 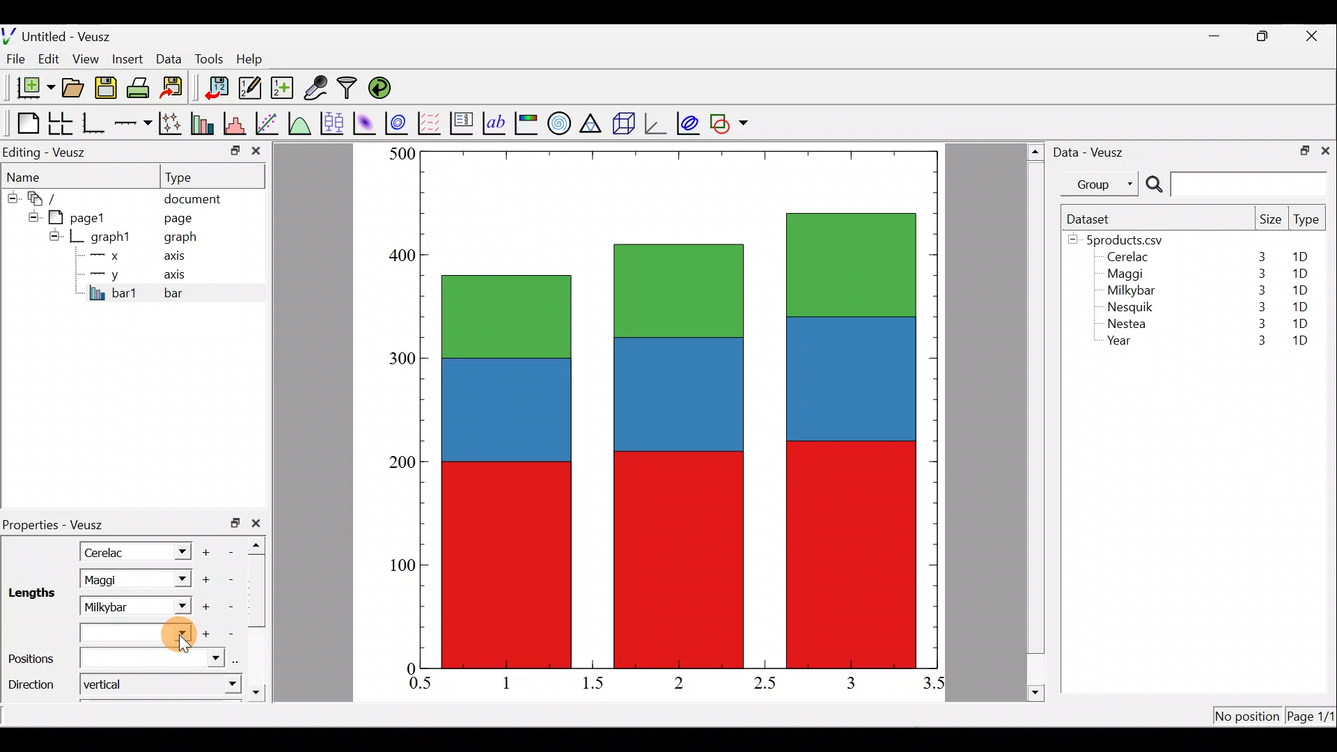 I want to click on 0, so click(x=409, y=668).